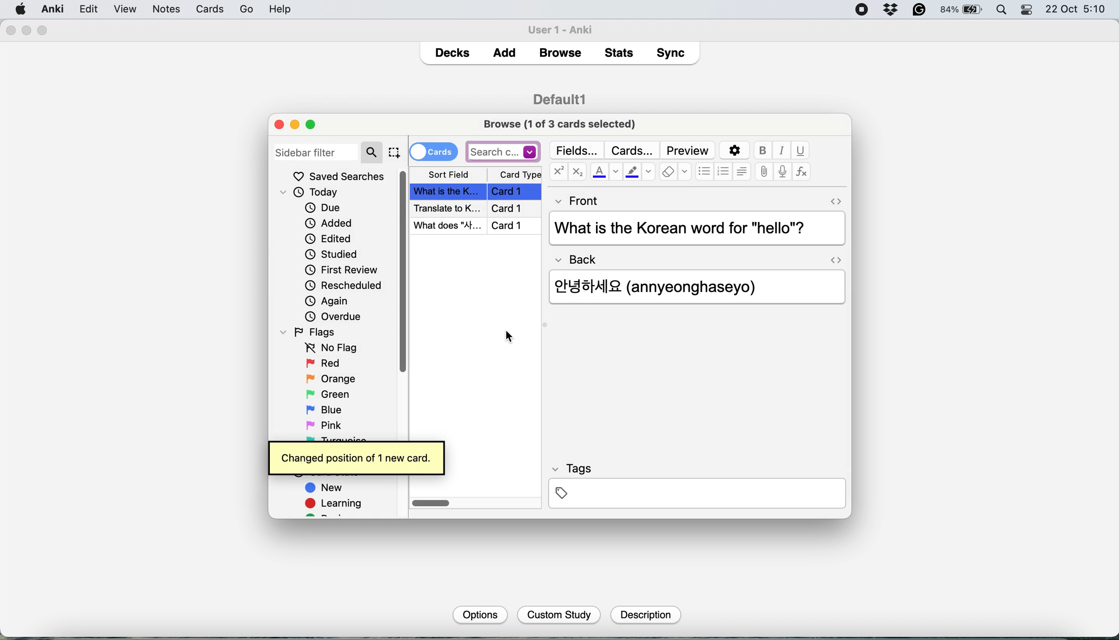  What do you see at coordinates (1076, 10) in the screenshot?
I see `22 Oct 5:10` at bounding box center [1076, 10].